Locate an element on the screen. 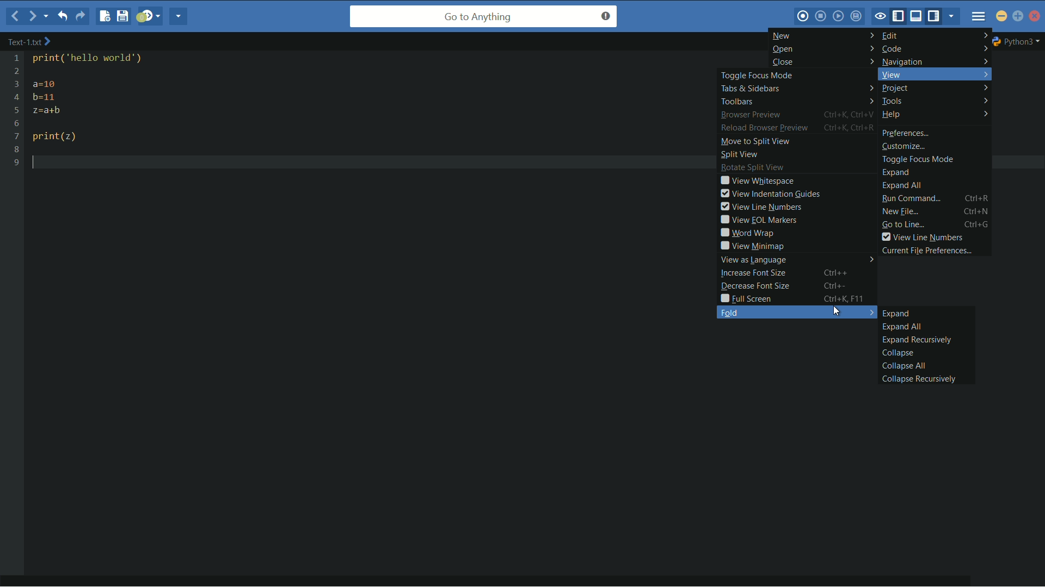  decrease font size is located at coordinates (754, 286).